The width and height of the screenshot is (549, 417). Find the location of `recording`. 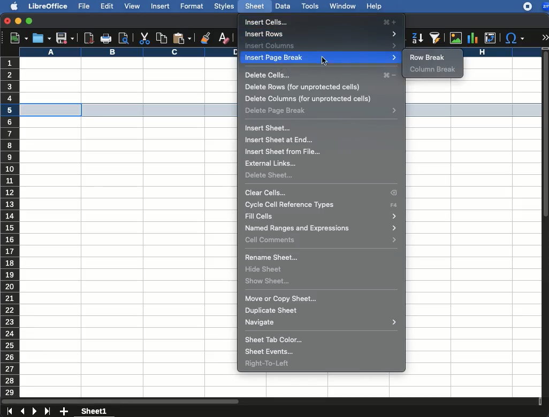

recording is located at coordinates (524, 7).